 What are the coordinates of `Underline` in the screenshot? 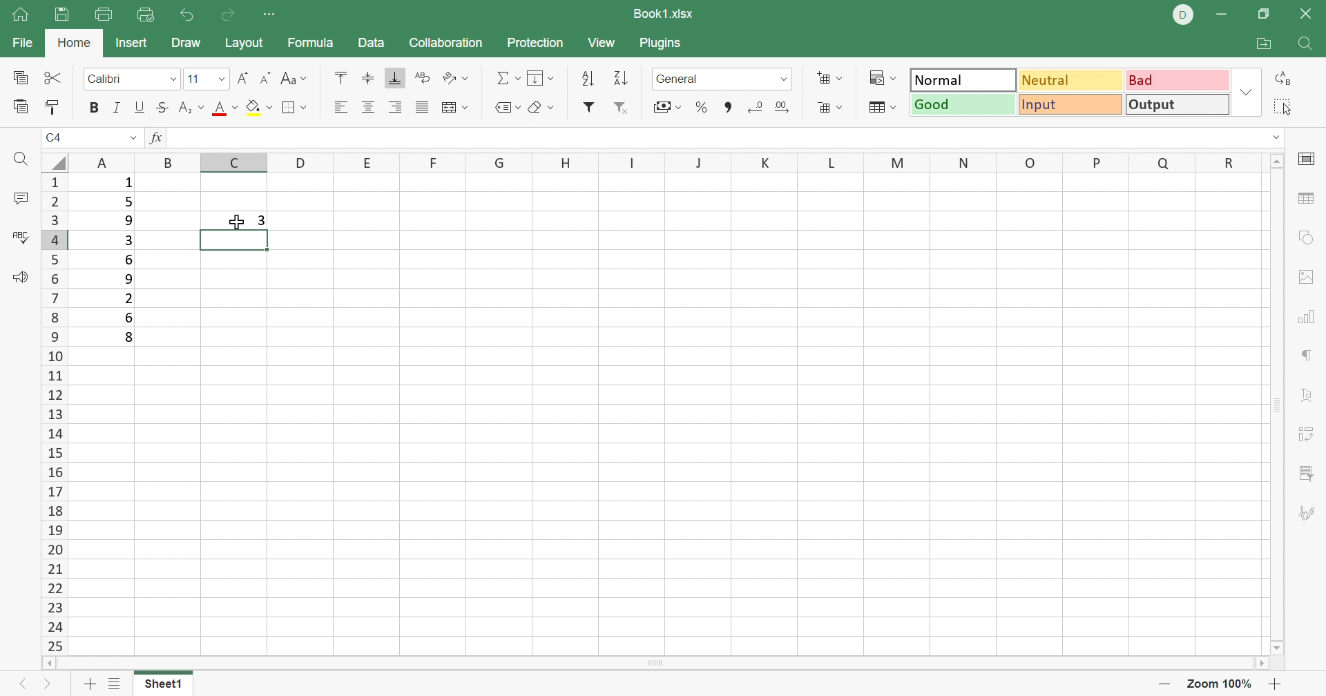 It's located at (142, 106).